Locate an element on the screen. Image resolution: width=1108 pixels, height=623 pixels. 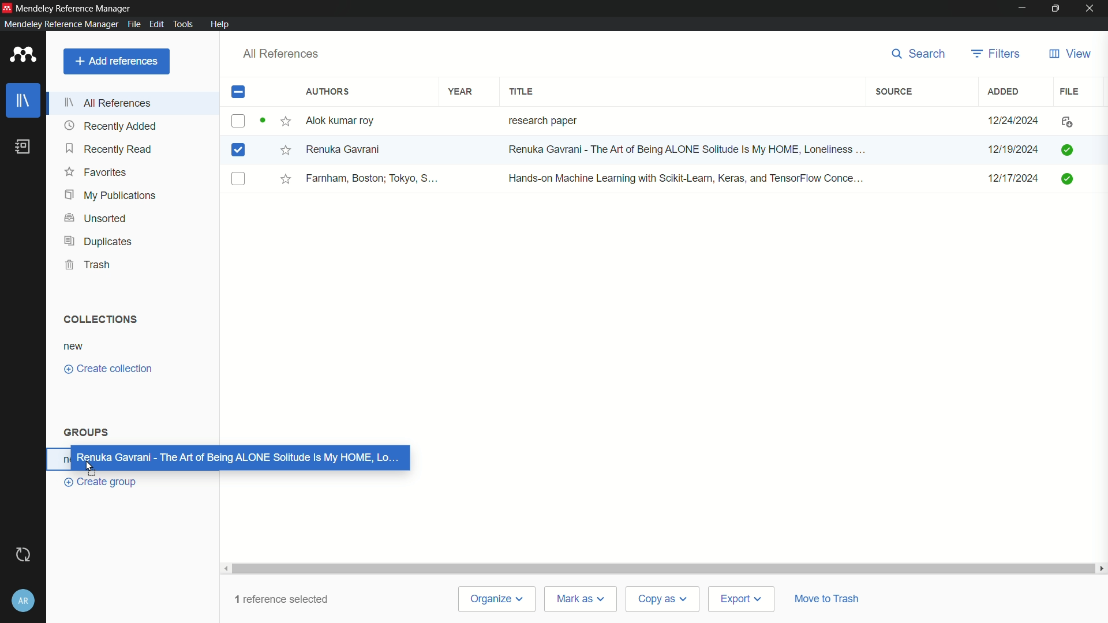
dragging book into the new group is located at coordinates (235, 458).